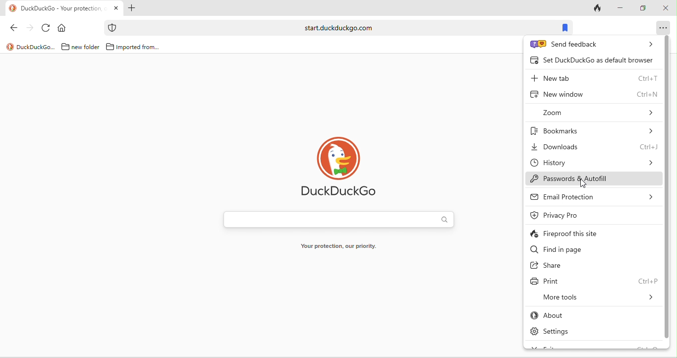 The height and width of the screenshot is (358, 677). I want to click on maximize, so click(644, 7).